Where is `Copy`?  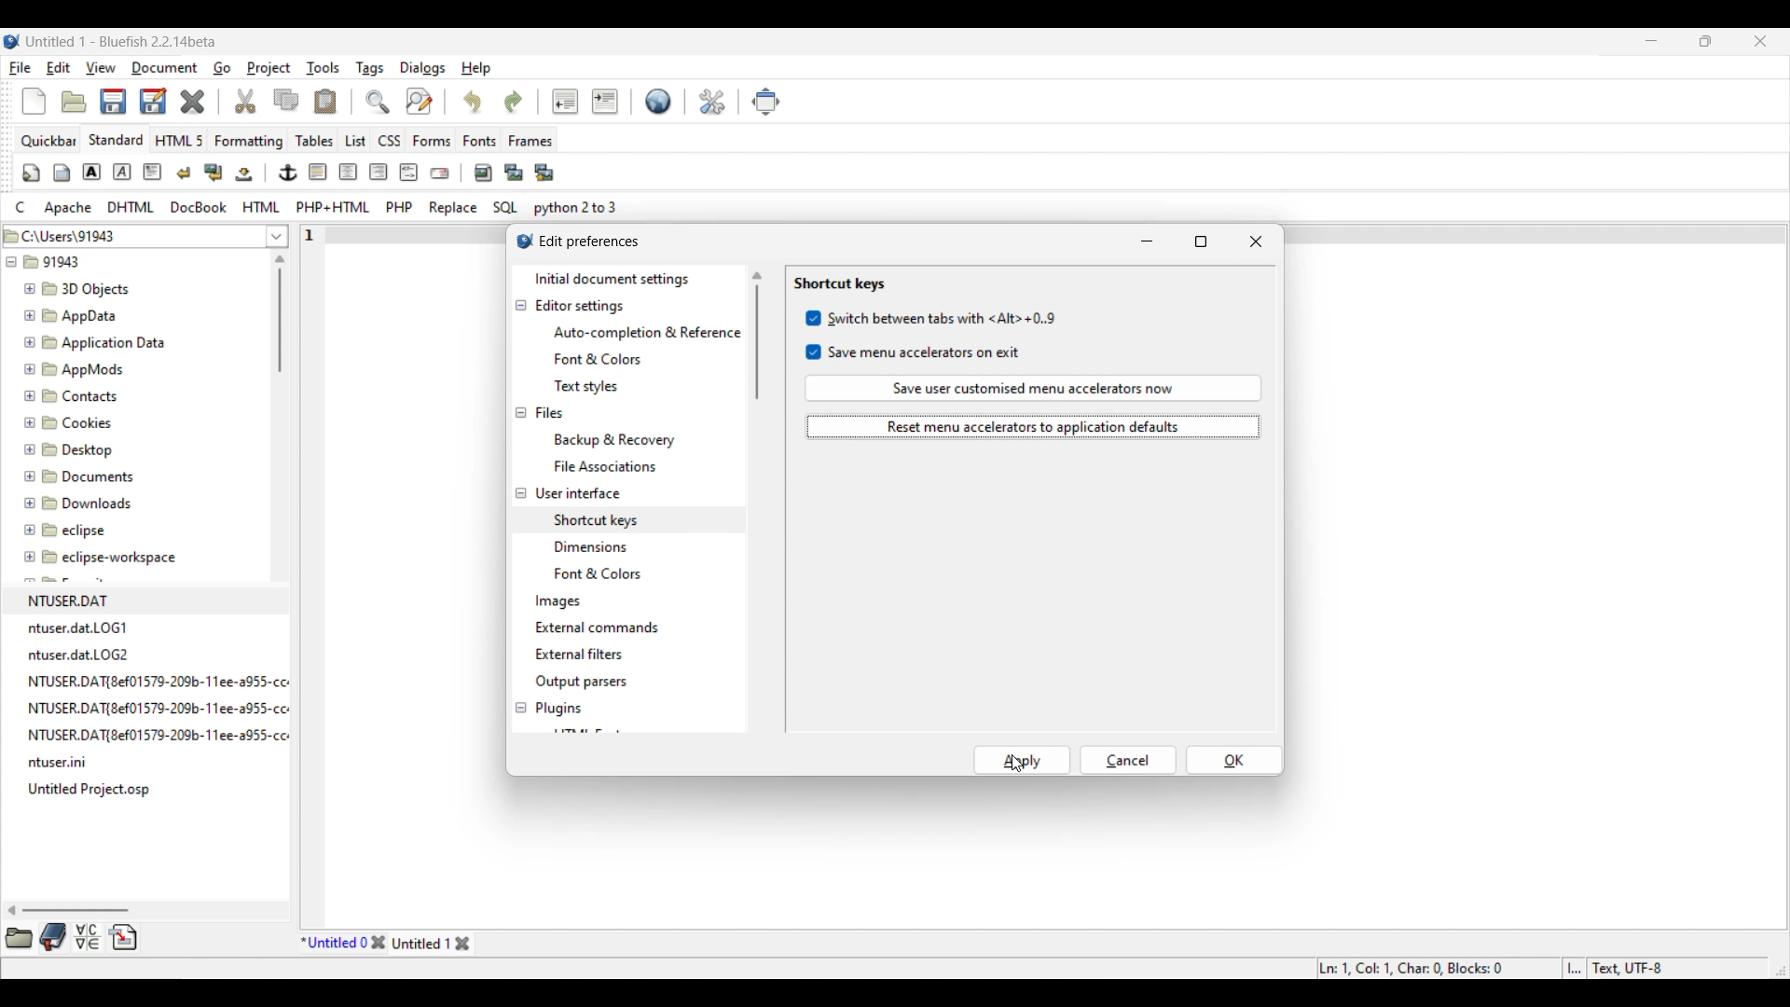
Copy is located at coordinates (286, 100).